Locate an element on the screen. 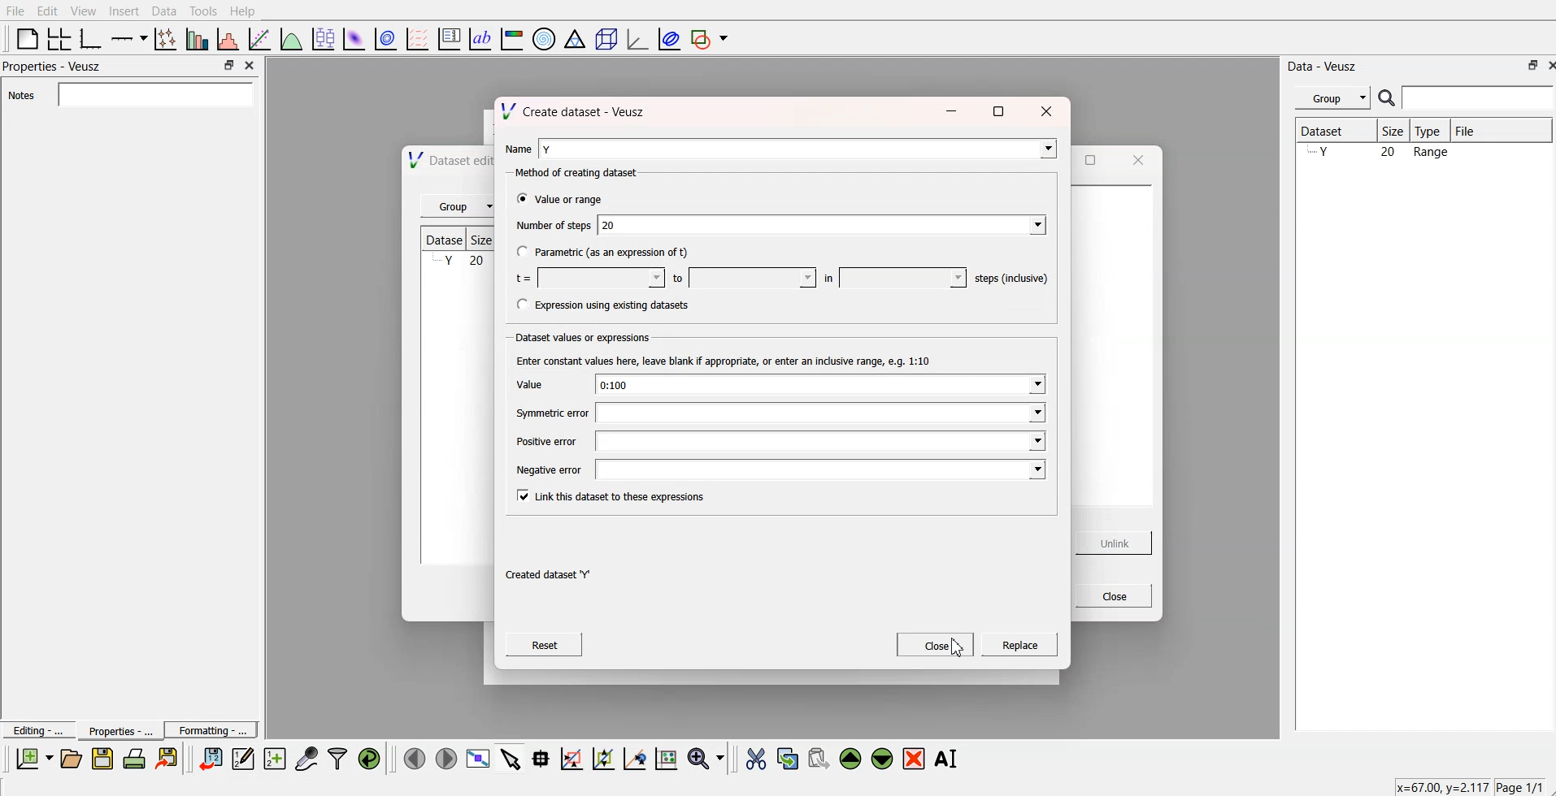 The image size is (1556, 796). Method of creating dataset is located at coordinates (570, 173).